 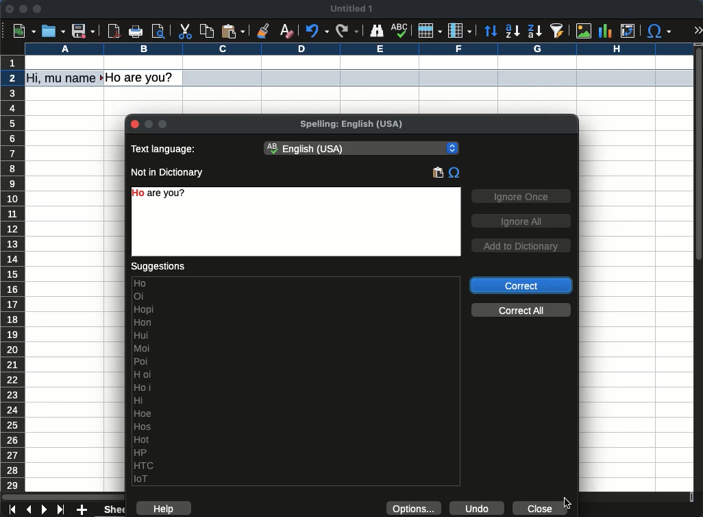 What do you see at coordinates (430, 32) in the screenshot?
I see `row` at bounding box center [430, 32].